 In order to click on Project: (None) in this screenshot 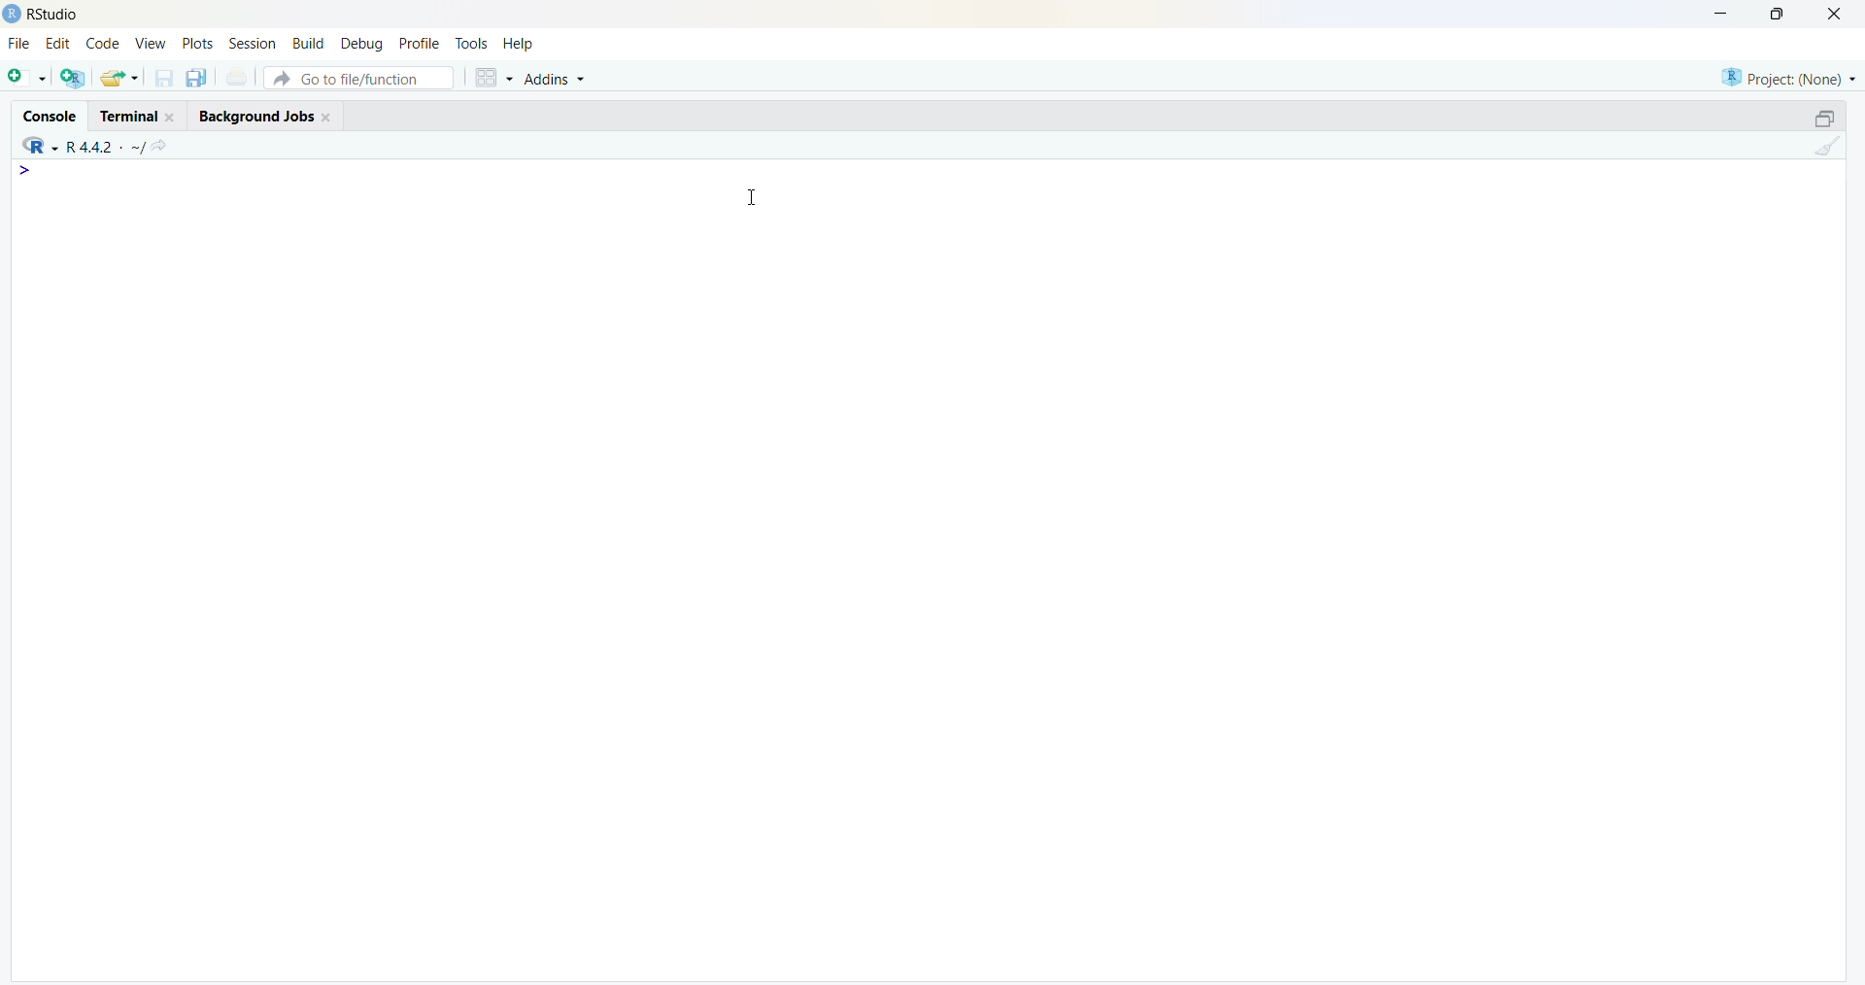, I will do `click(1788, 78)`.